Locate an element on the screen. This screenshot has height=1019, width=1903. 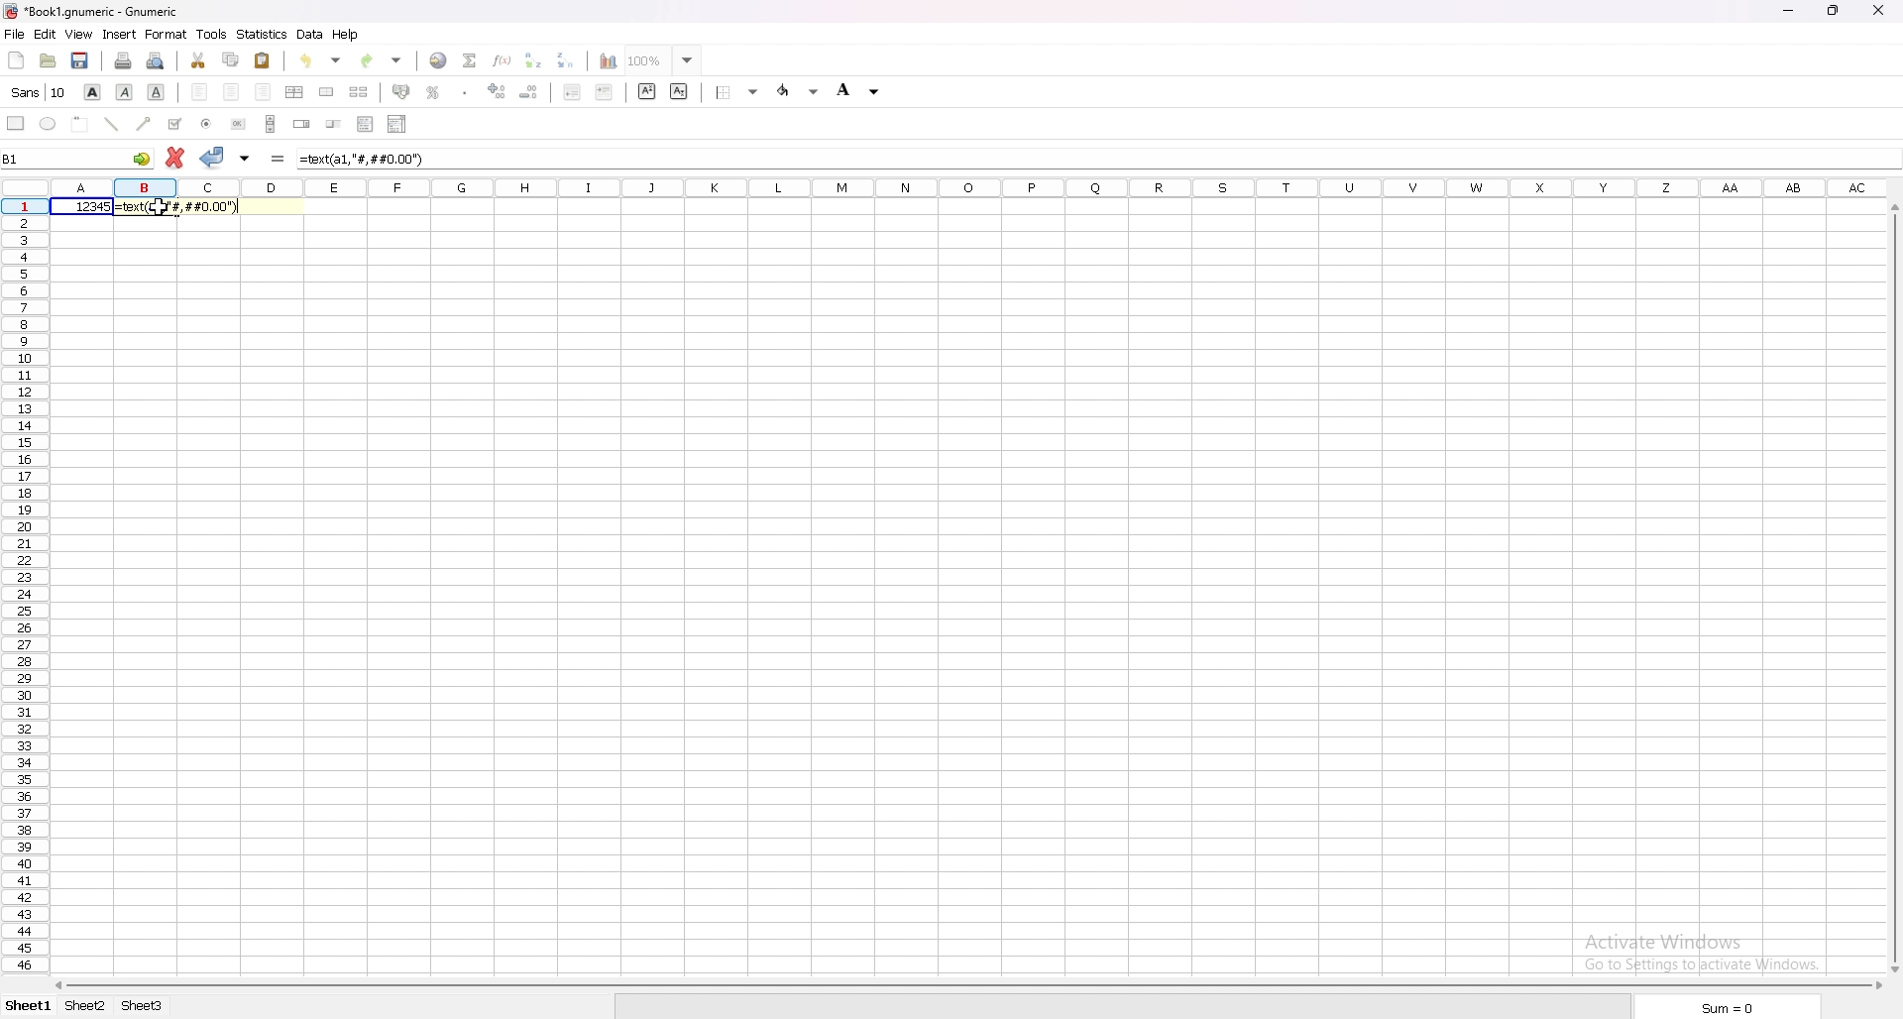
combo box is located at coordinates (397, 124).